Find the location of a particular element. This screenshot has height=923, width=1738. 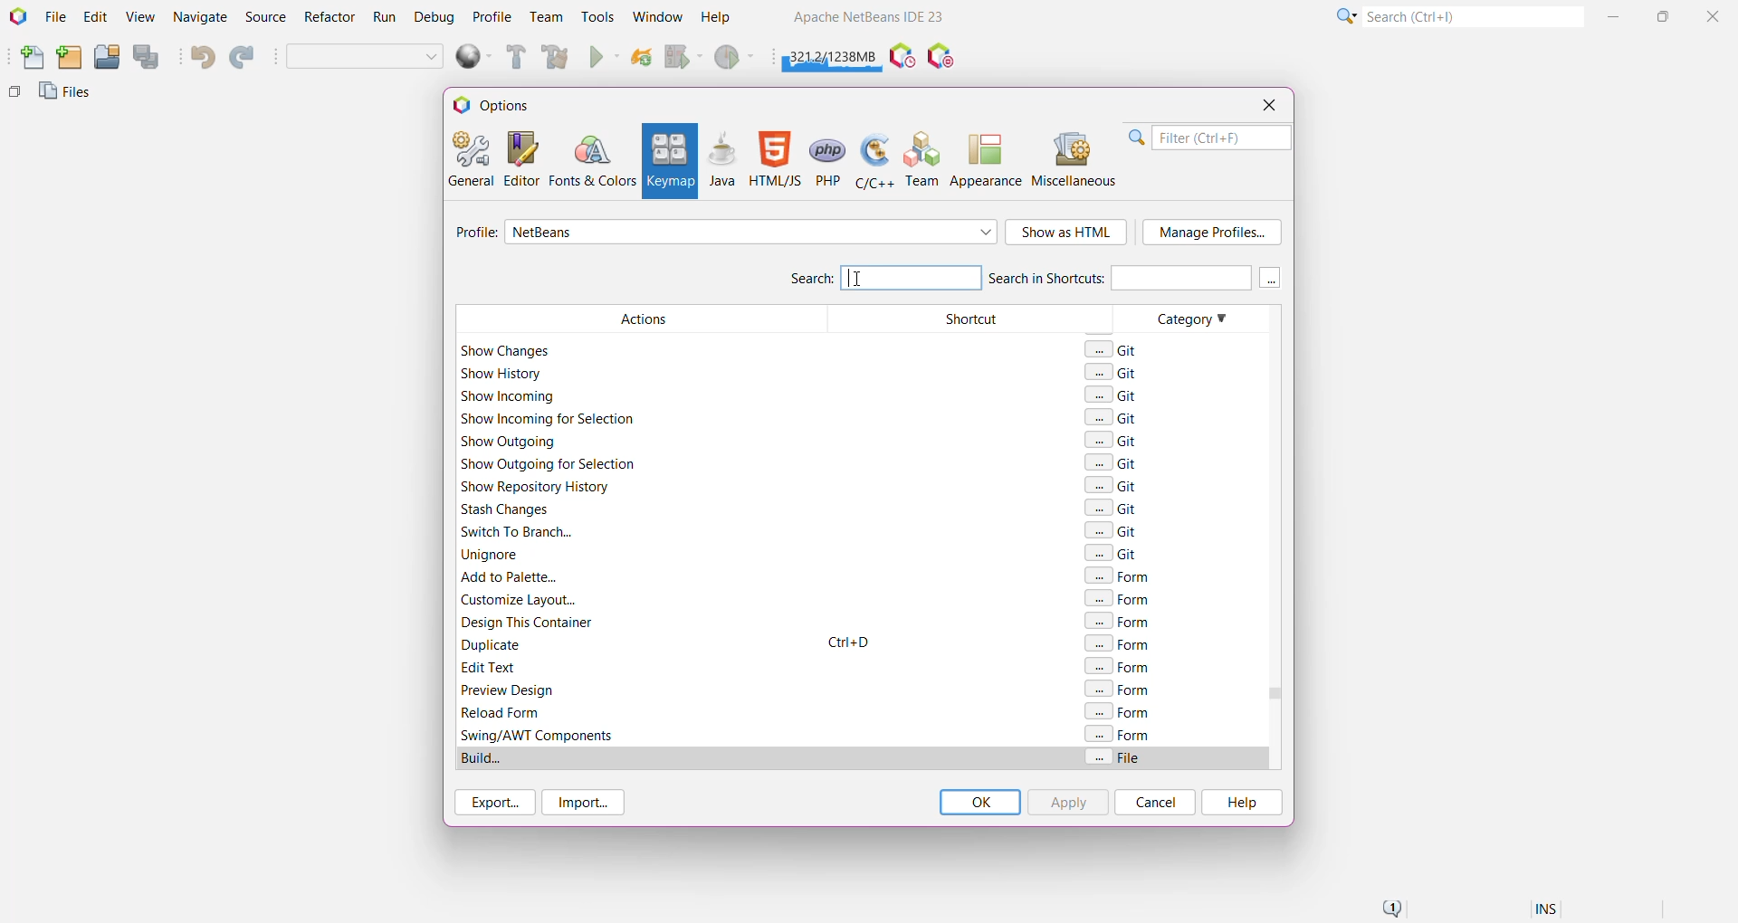

New Project is located at coordinates (69, 58).